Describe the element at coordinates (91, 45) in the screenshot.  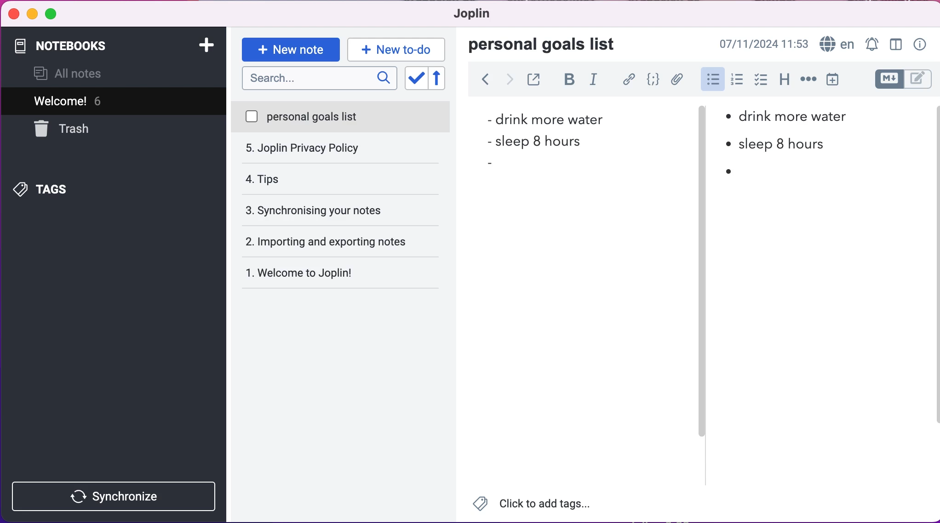
I see `notebooks` at that location.